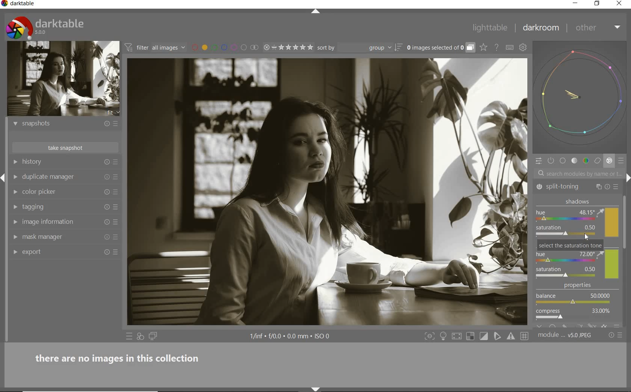 The image size is (631, 392). Describe the element at coordinates (105, 125) in the screenshot. I see `reset` at that location.